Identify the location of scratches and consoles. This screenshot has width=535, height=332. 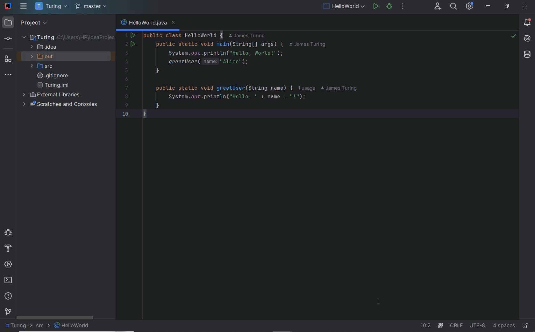
(61, 104).